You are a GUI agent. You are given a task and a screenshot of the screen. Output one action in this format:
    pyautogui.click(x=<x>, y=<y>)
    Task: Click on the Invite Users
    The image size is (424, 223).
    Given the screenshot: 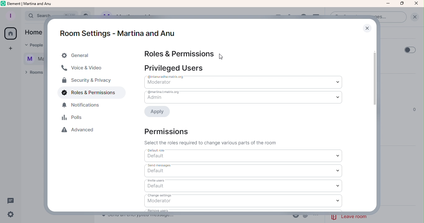 What is the action you would take?
    pyautogui.click(x=244, y=185)
    